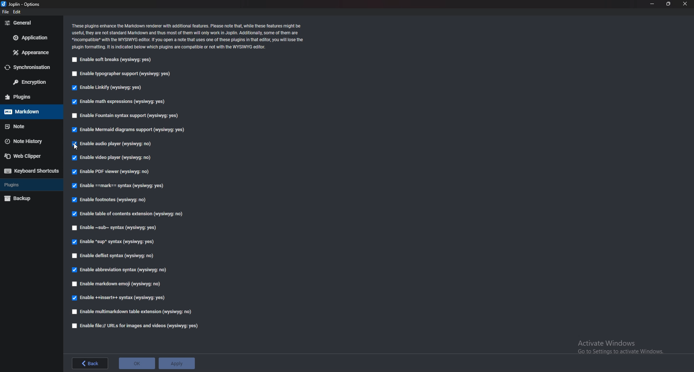  Describe the element at coordinates (120, 74) in the screenshot. I see `Enable typographer support` at that location.